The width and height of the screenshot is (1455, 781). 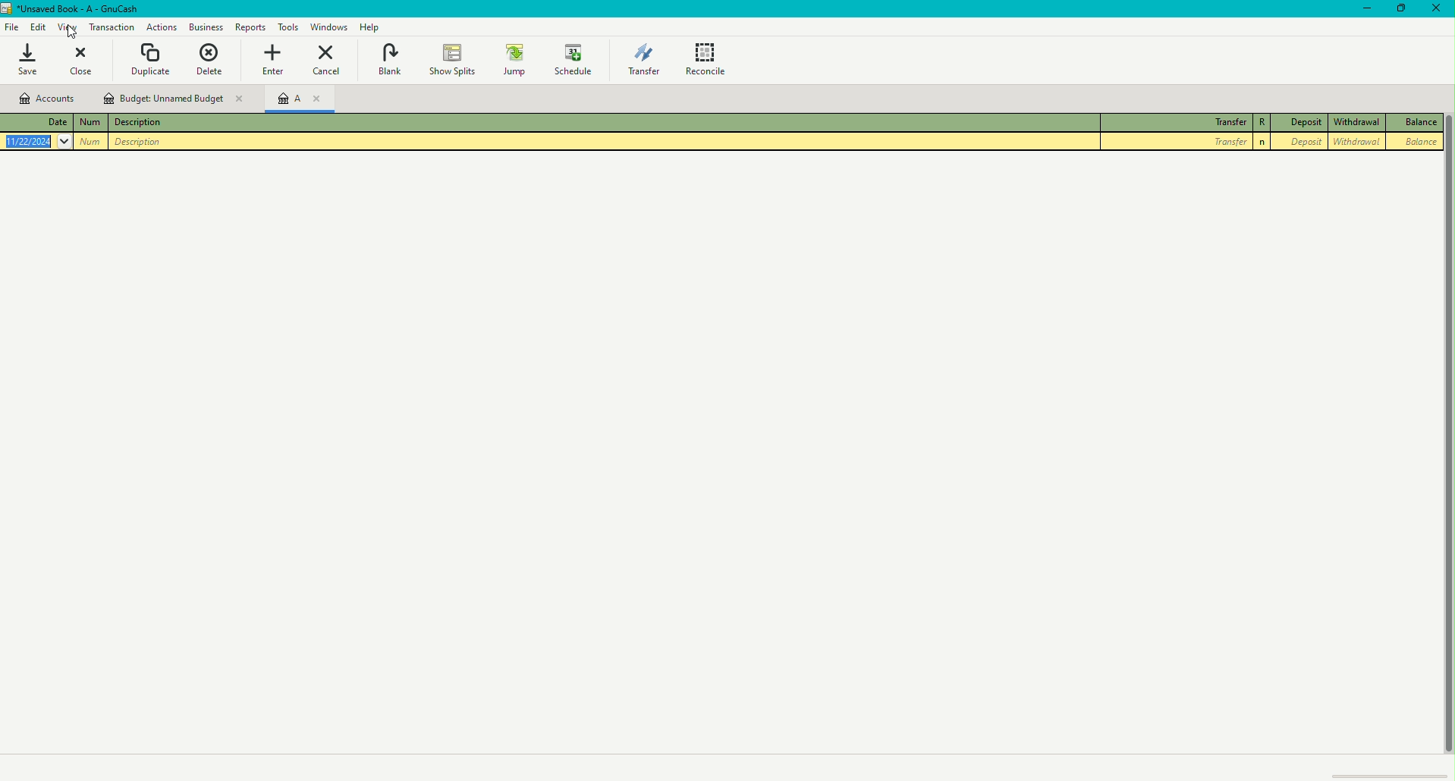 I want to click on Transaction, so click(x=111, y=28).